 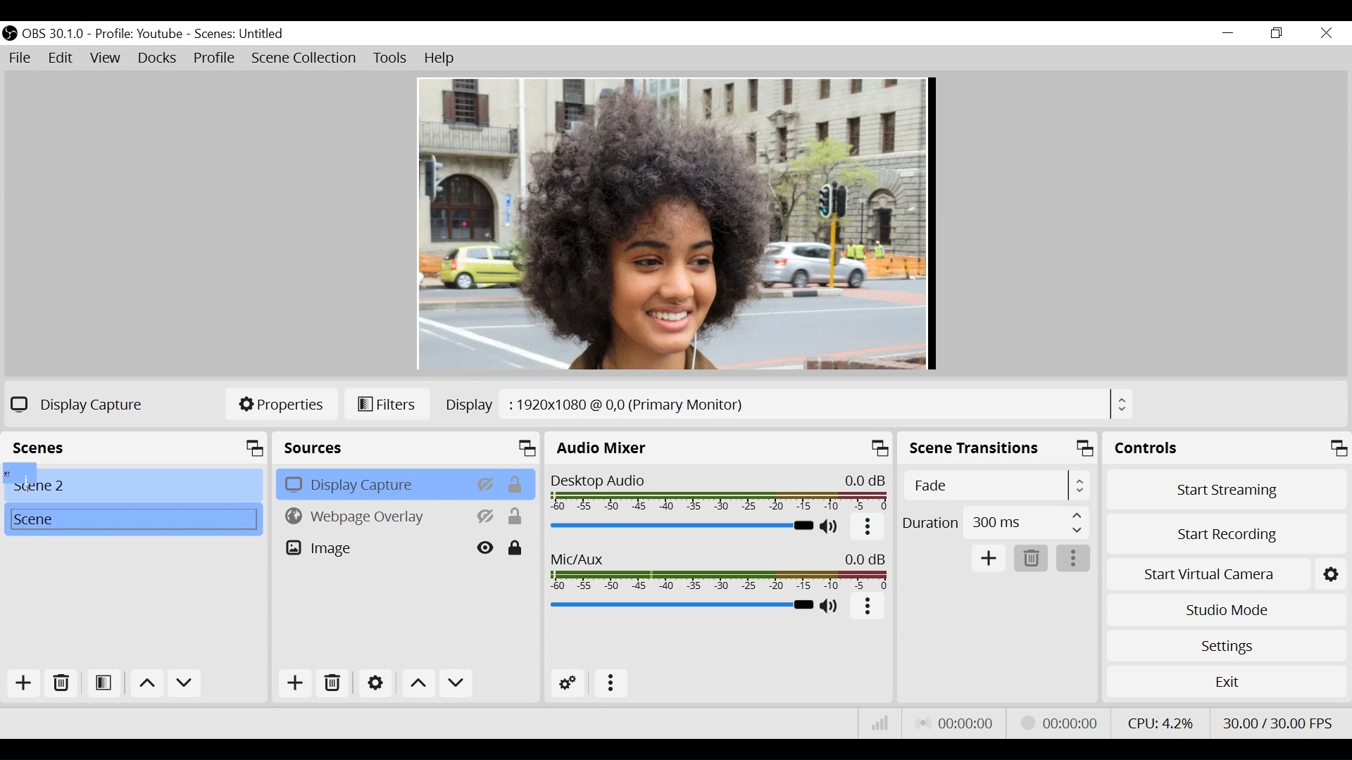 What do you see at coordinates (830, 606) in the screenshot?
I see `(un)mute` at bounding box center [830, 606].